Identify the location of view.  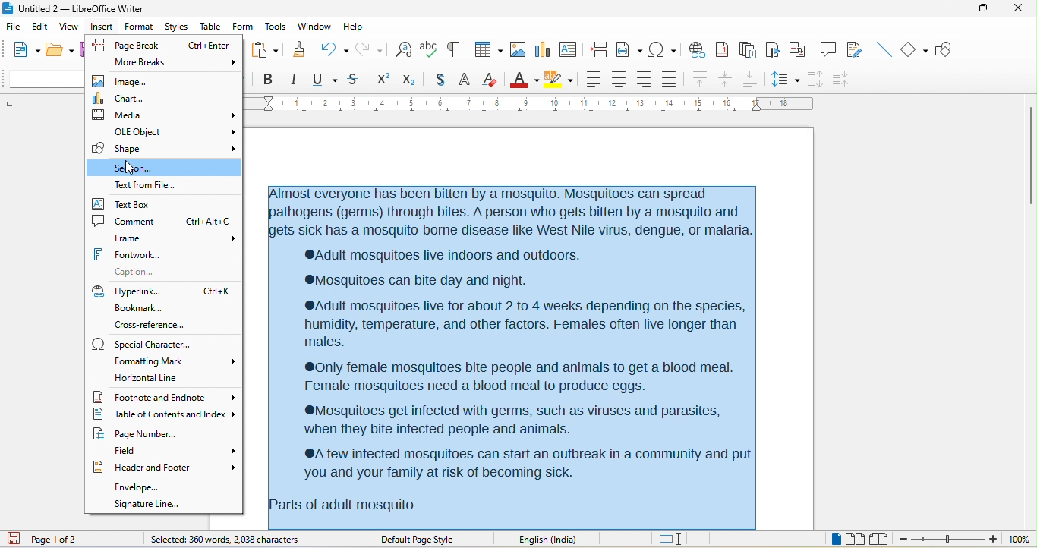
(69, 27).